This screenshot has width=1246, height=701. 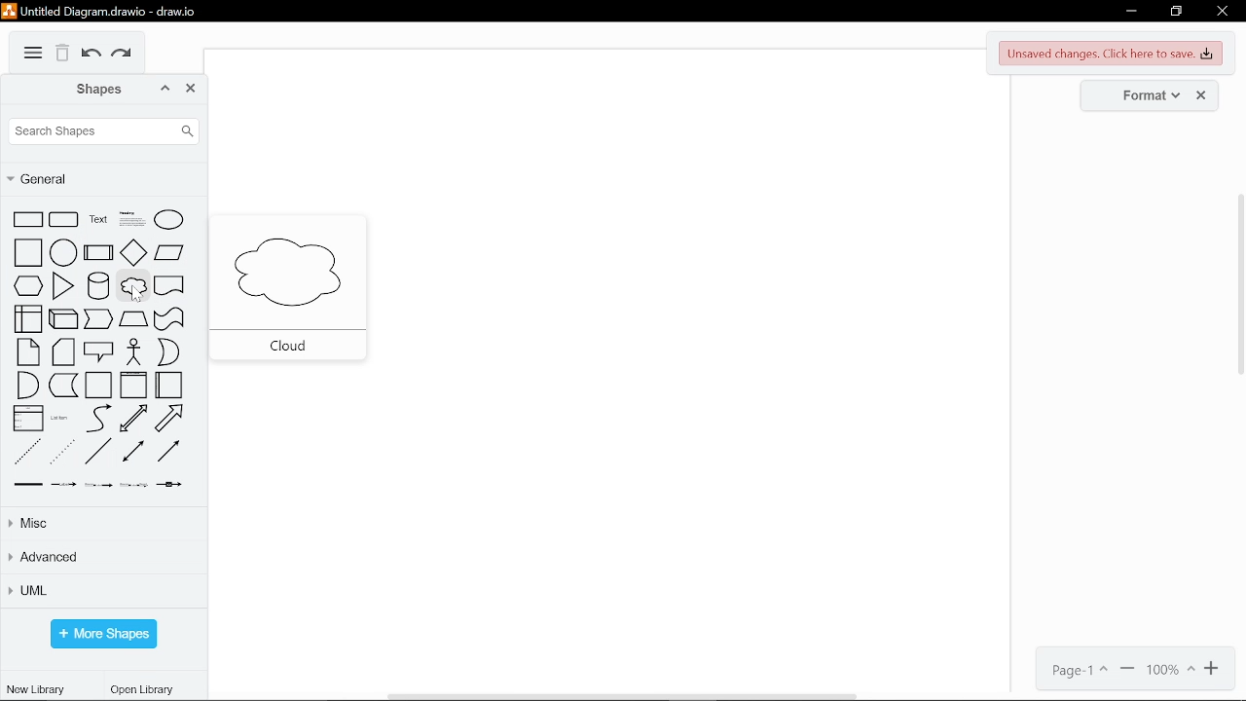 I want to click on current zoom, so click(x=1170, y=671).